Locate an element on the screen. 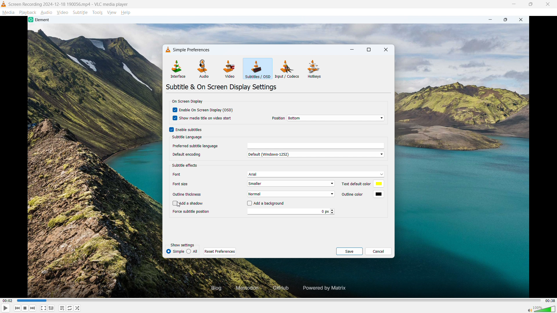  help  is located at coordinates (126, 13).